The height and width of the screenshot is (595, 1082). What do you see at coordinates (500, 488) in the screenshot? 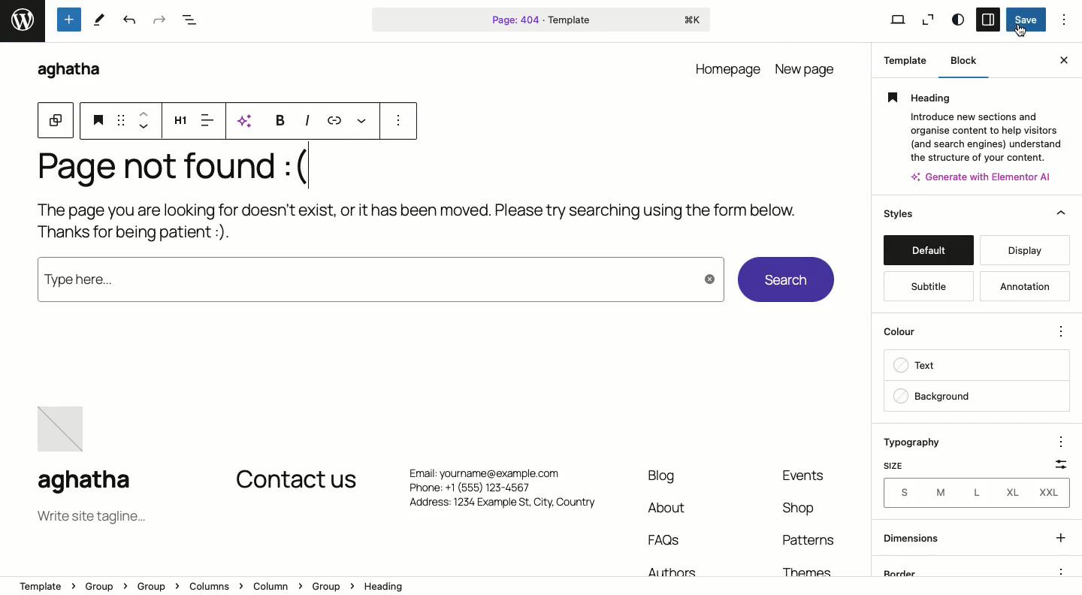
I see `Phone: +1 (555) 123-4567` at bounding box center [500, 488].